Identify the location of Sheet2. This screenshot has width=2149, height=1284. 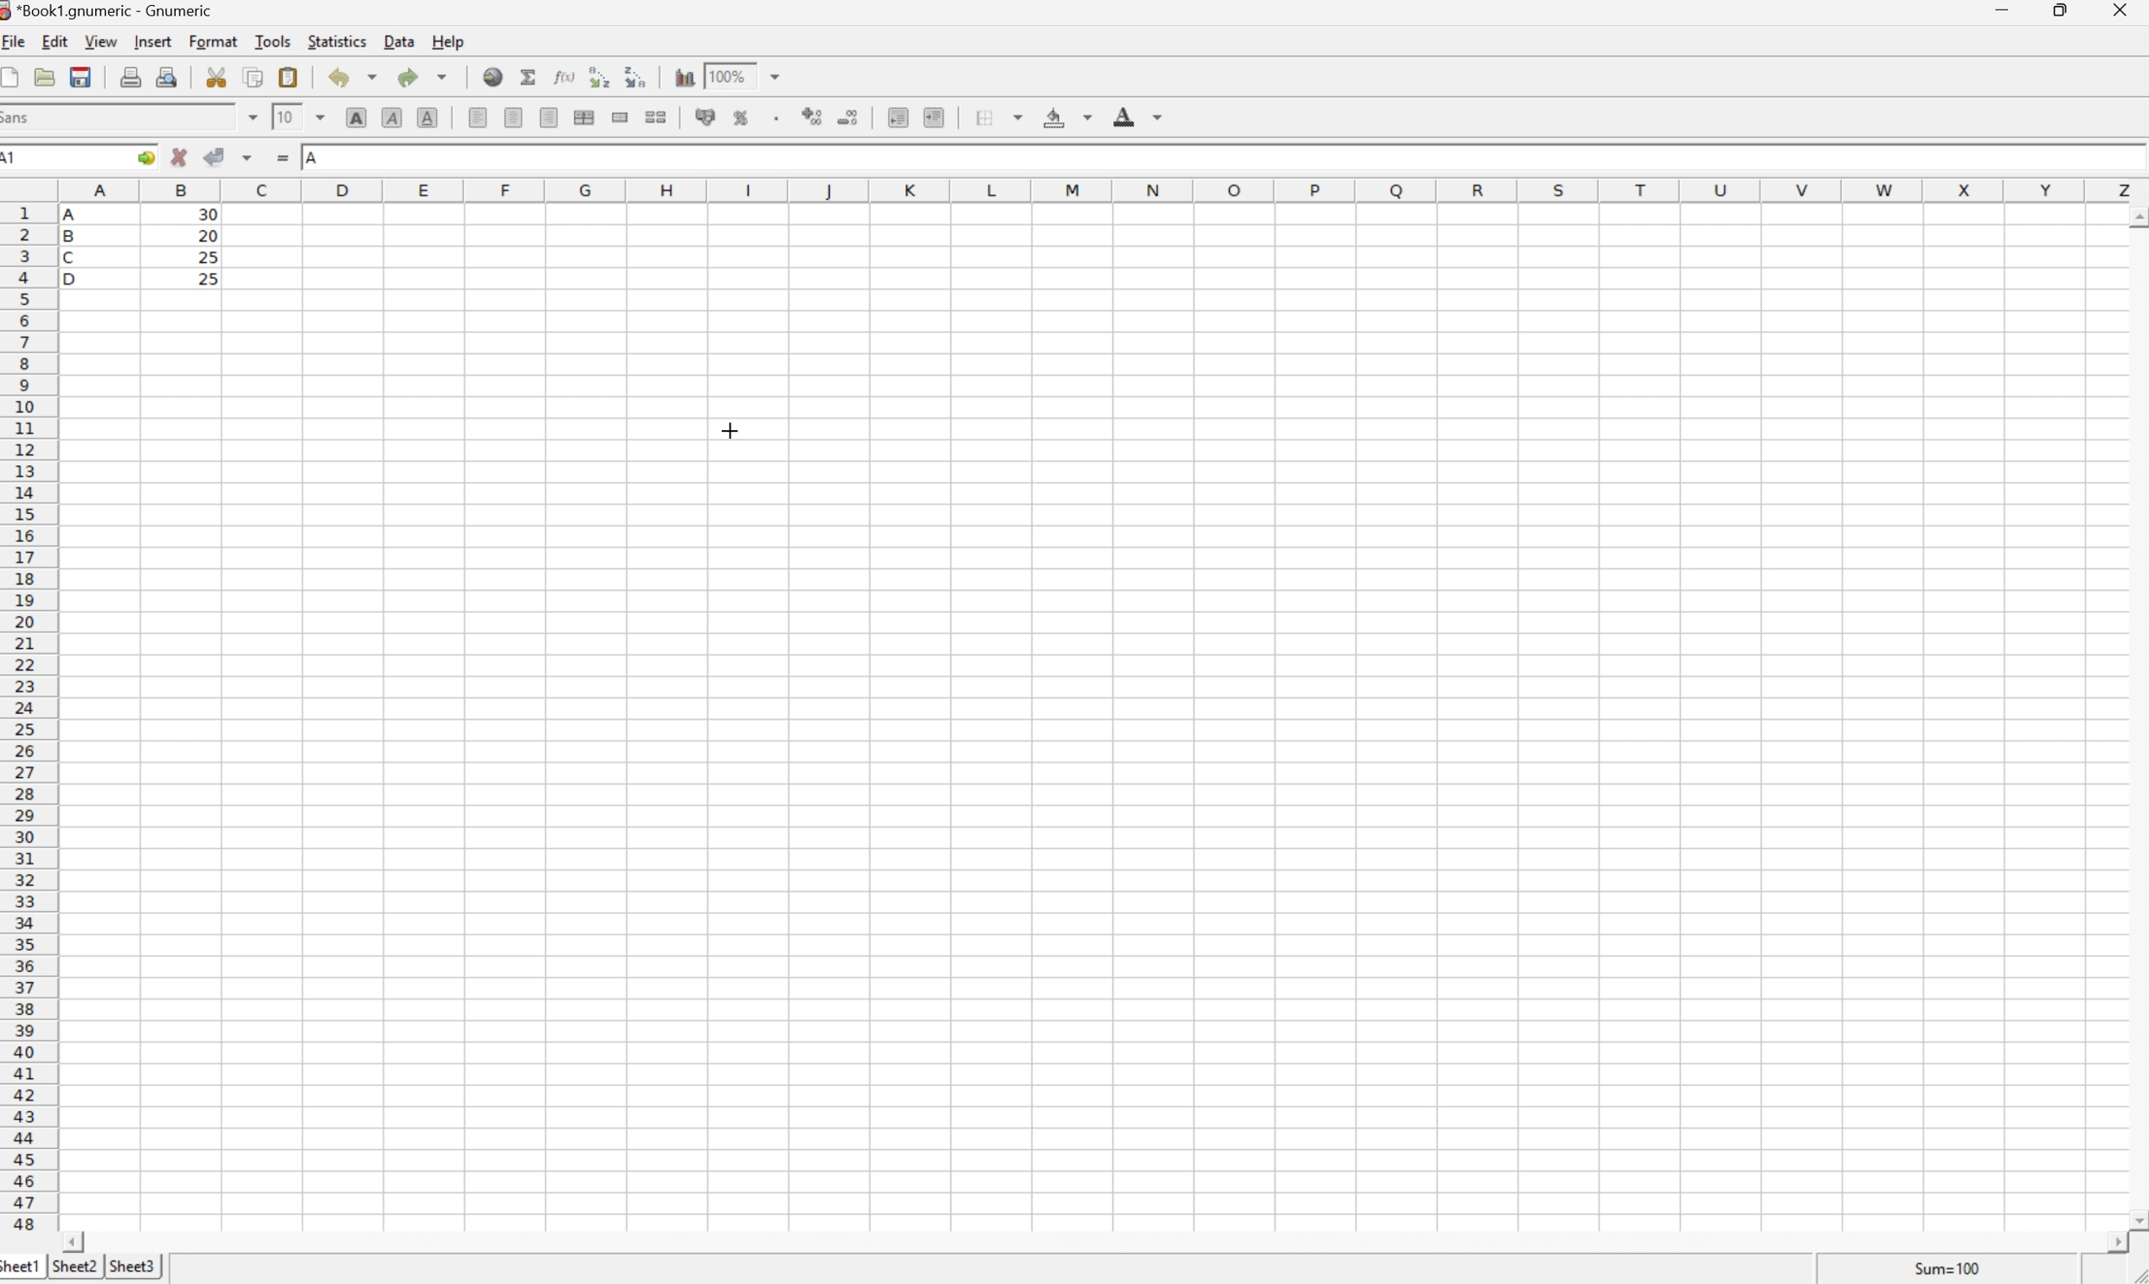
(74, 1268).